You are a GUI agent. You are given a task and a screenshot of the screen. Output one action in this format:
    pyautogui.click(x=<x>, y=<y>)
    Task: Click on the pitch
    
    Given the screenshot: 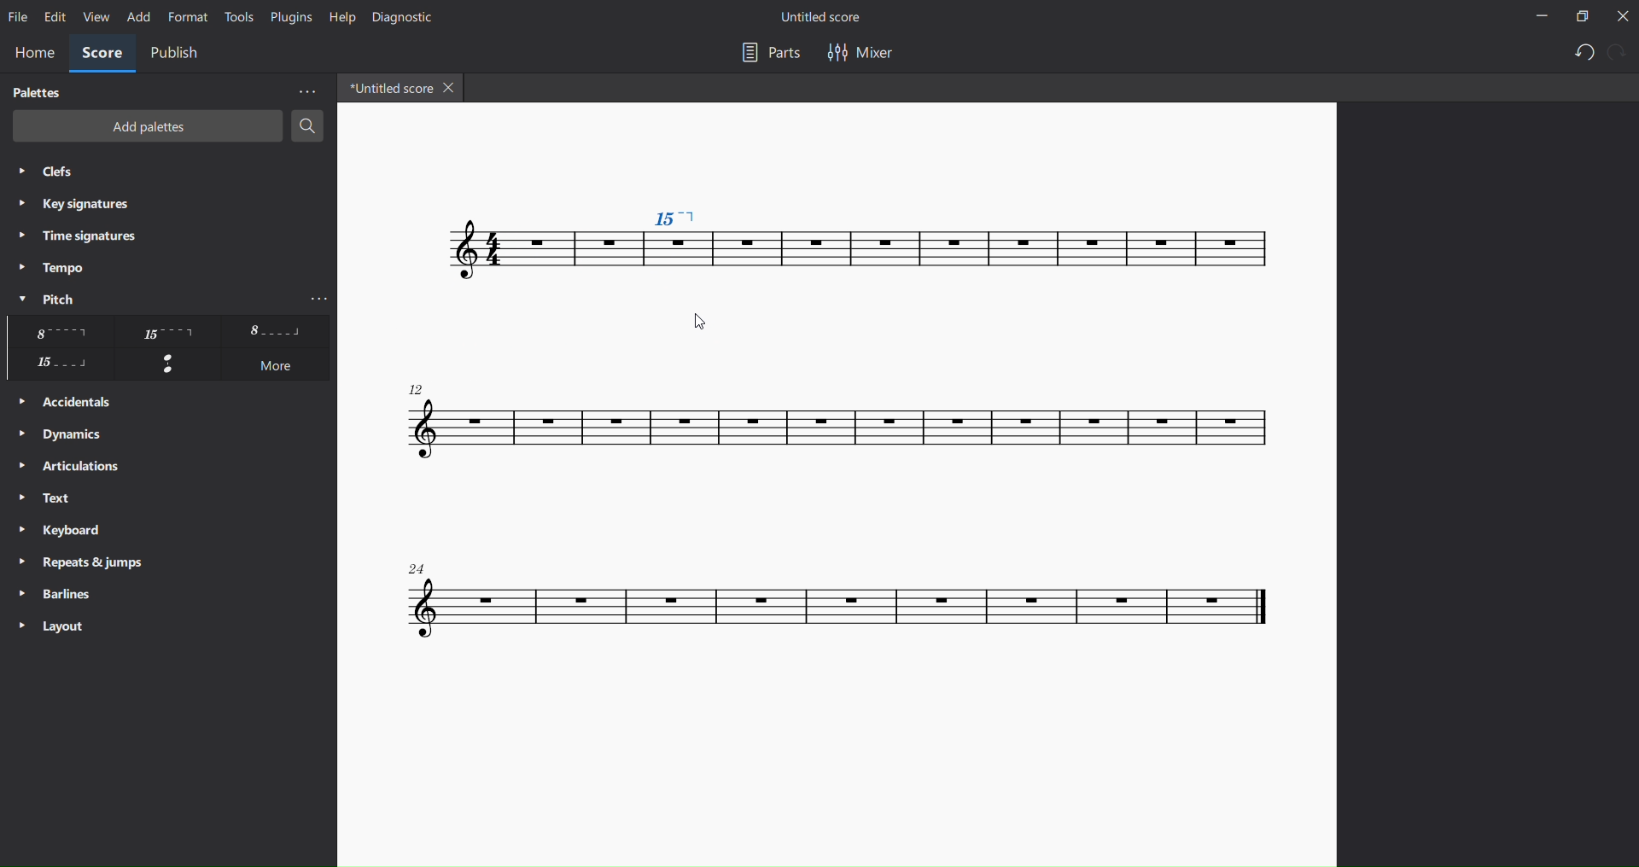 What is the action you would take?
    pyautogui.click(x=41, y=298)
    